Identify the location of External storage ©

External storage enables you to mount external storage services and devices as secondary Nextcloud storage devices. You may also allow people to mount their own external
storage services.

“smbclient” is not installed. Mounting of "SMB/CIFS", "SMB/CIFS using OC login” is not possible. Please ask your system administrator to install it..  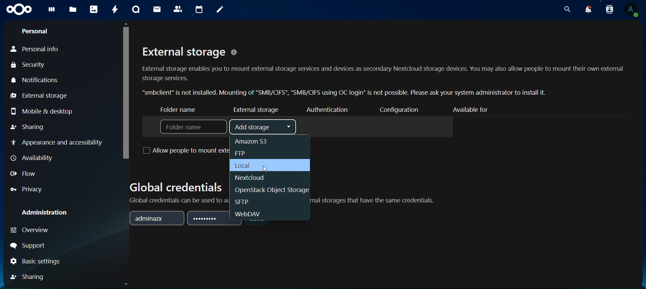
(383, 70).